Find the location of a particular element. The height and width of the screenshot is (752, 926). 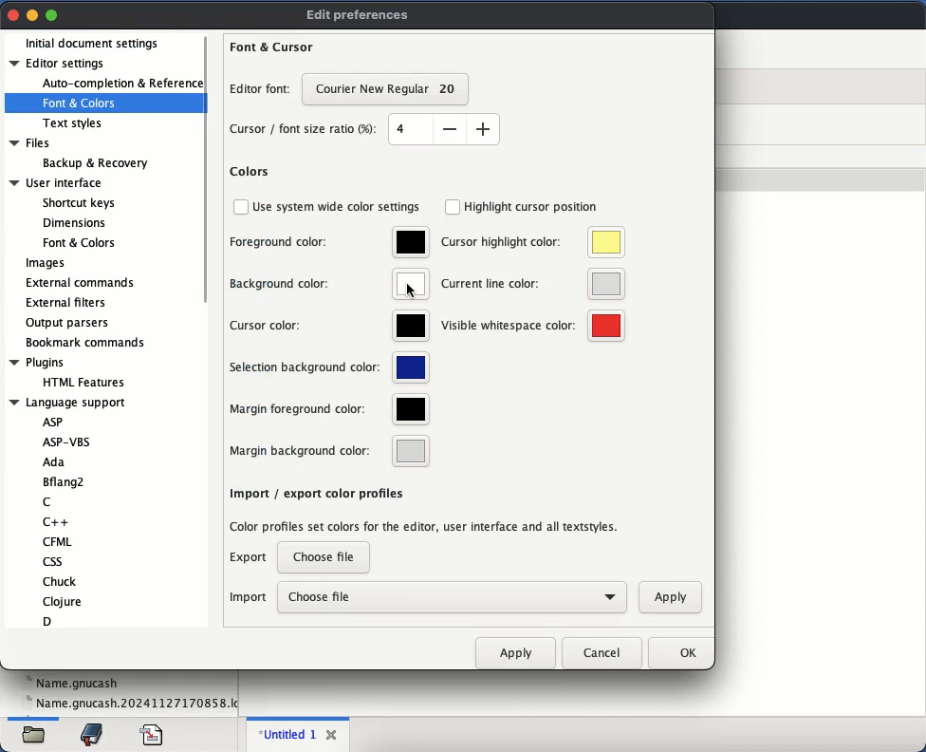

maximize is located at coordinates (52, 16).